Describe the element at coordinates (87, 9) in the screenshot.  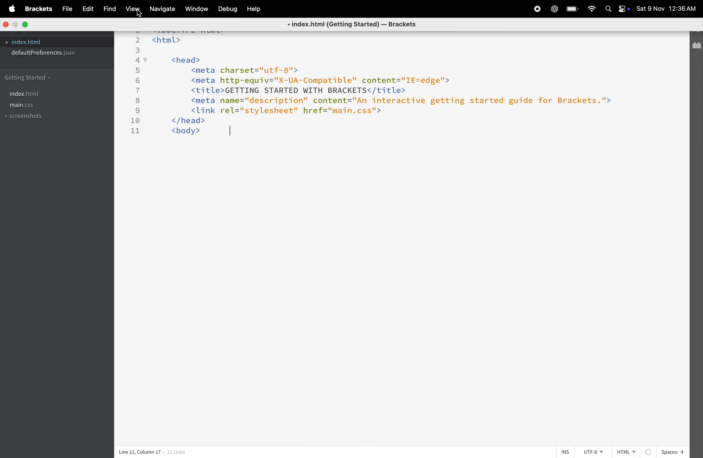
I see `edit` at that location.